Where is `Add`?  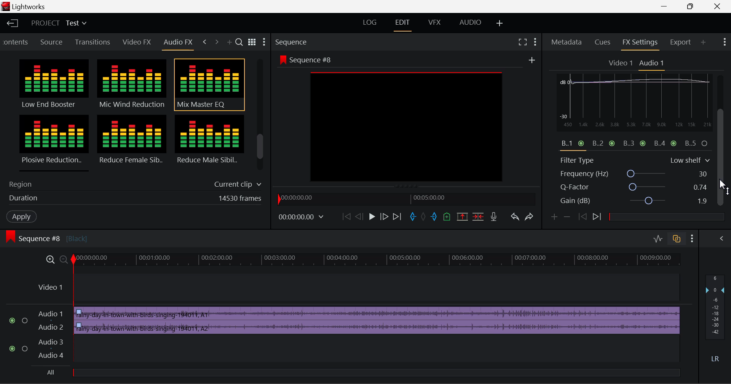 Add is located at coordinates (532, 60).